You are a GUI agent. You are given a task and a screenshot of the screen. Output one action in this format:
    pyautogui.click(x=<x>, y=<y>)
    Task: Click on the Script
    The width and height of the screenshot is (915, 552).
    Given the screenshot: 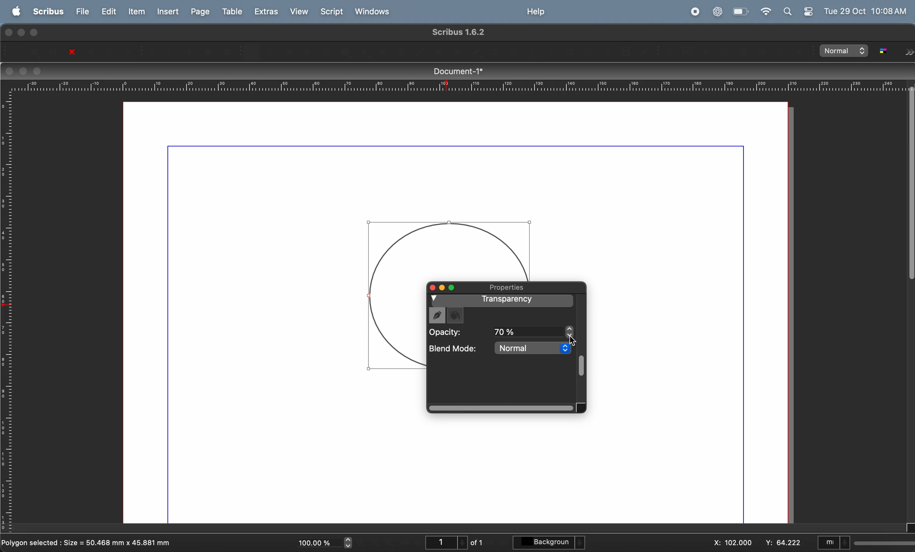 What is the action you would take?
    pyautogui.click(x=333, y=11)
    